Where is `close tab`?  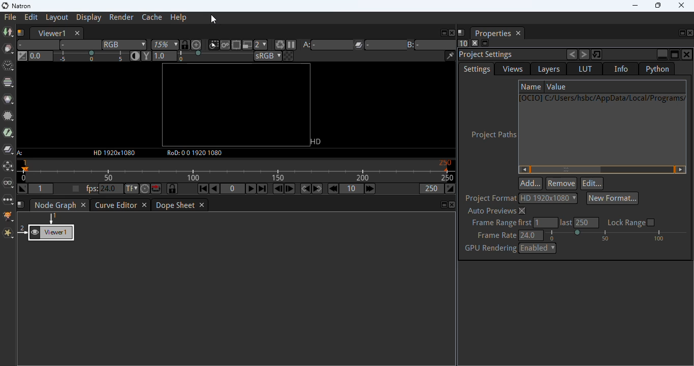
close tab is located at coordinates (202, 205).